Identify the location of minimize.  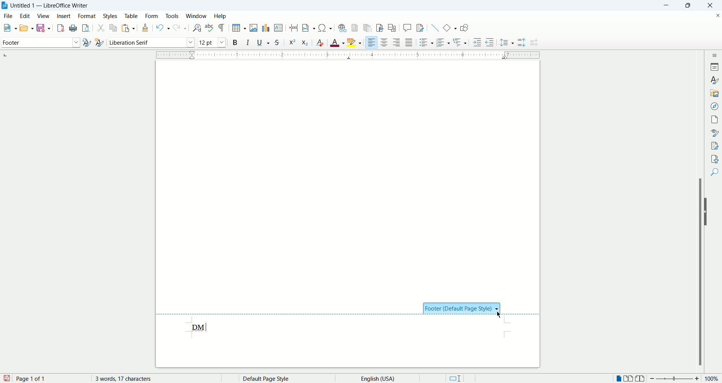
(669, 5).